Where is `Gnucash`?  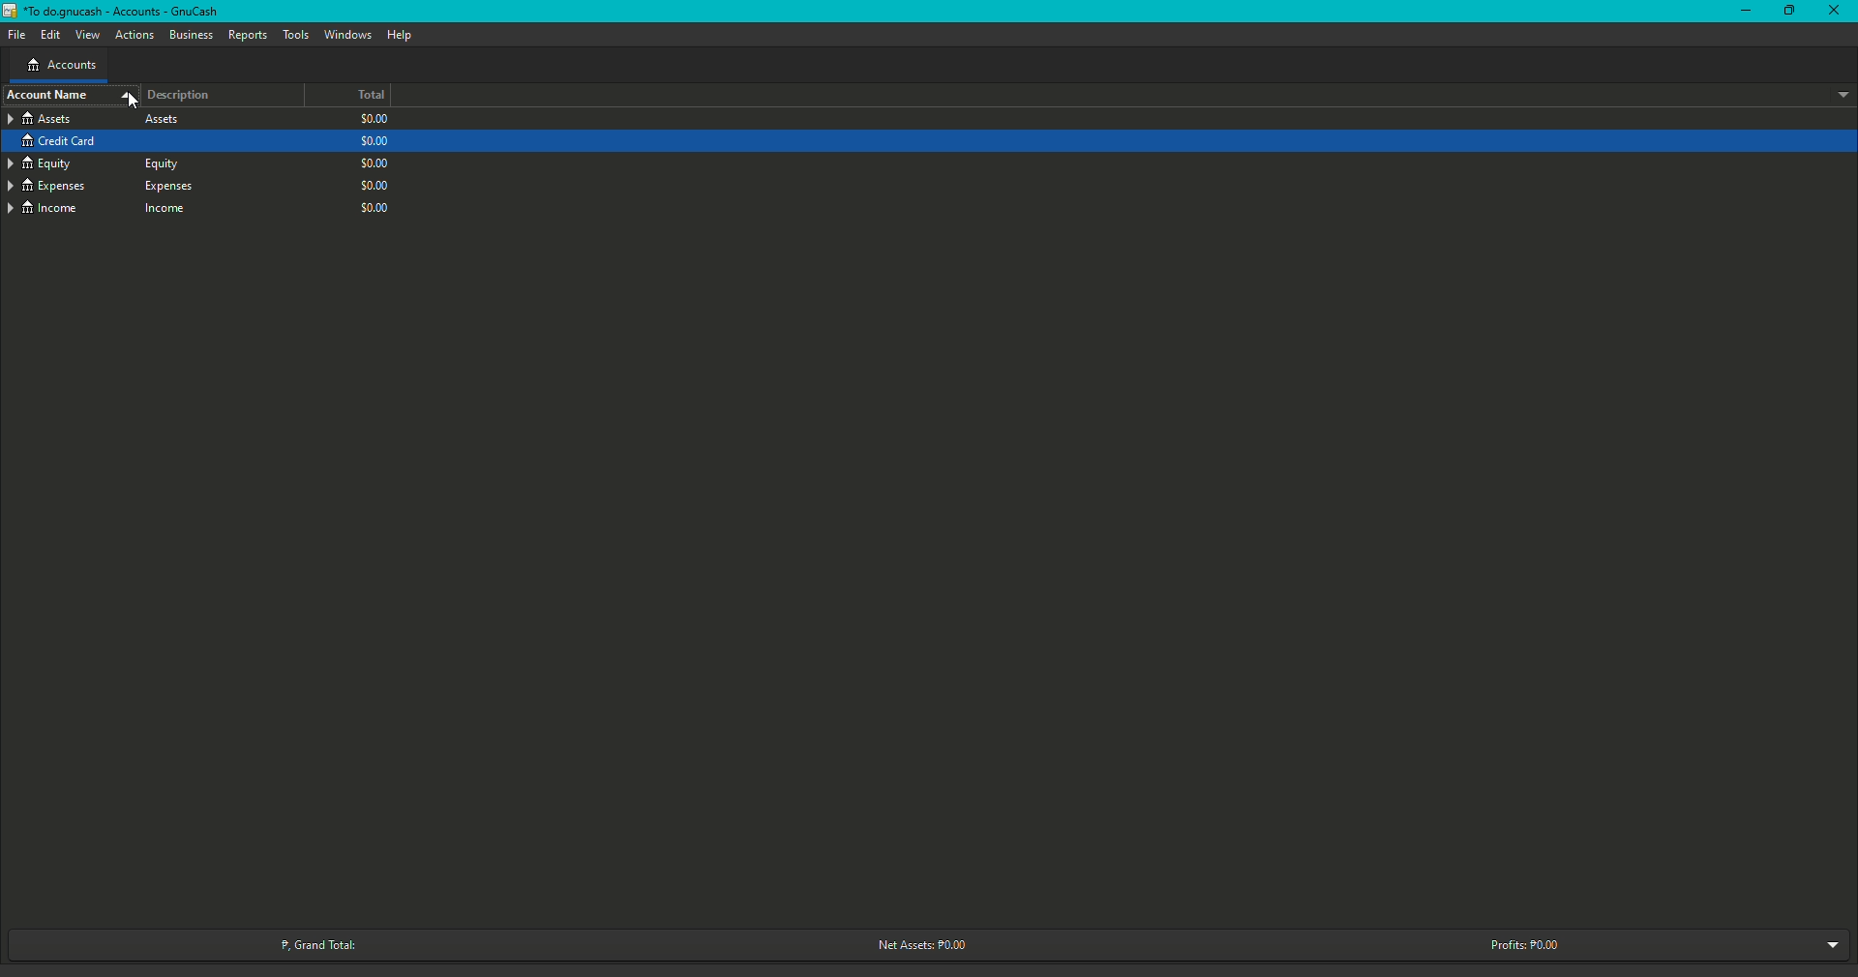 Gnucash is located at coordinates (118, 12).